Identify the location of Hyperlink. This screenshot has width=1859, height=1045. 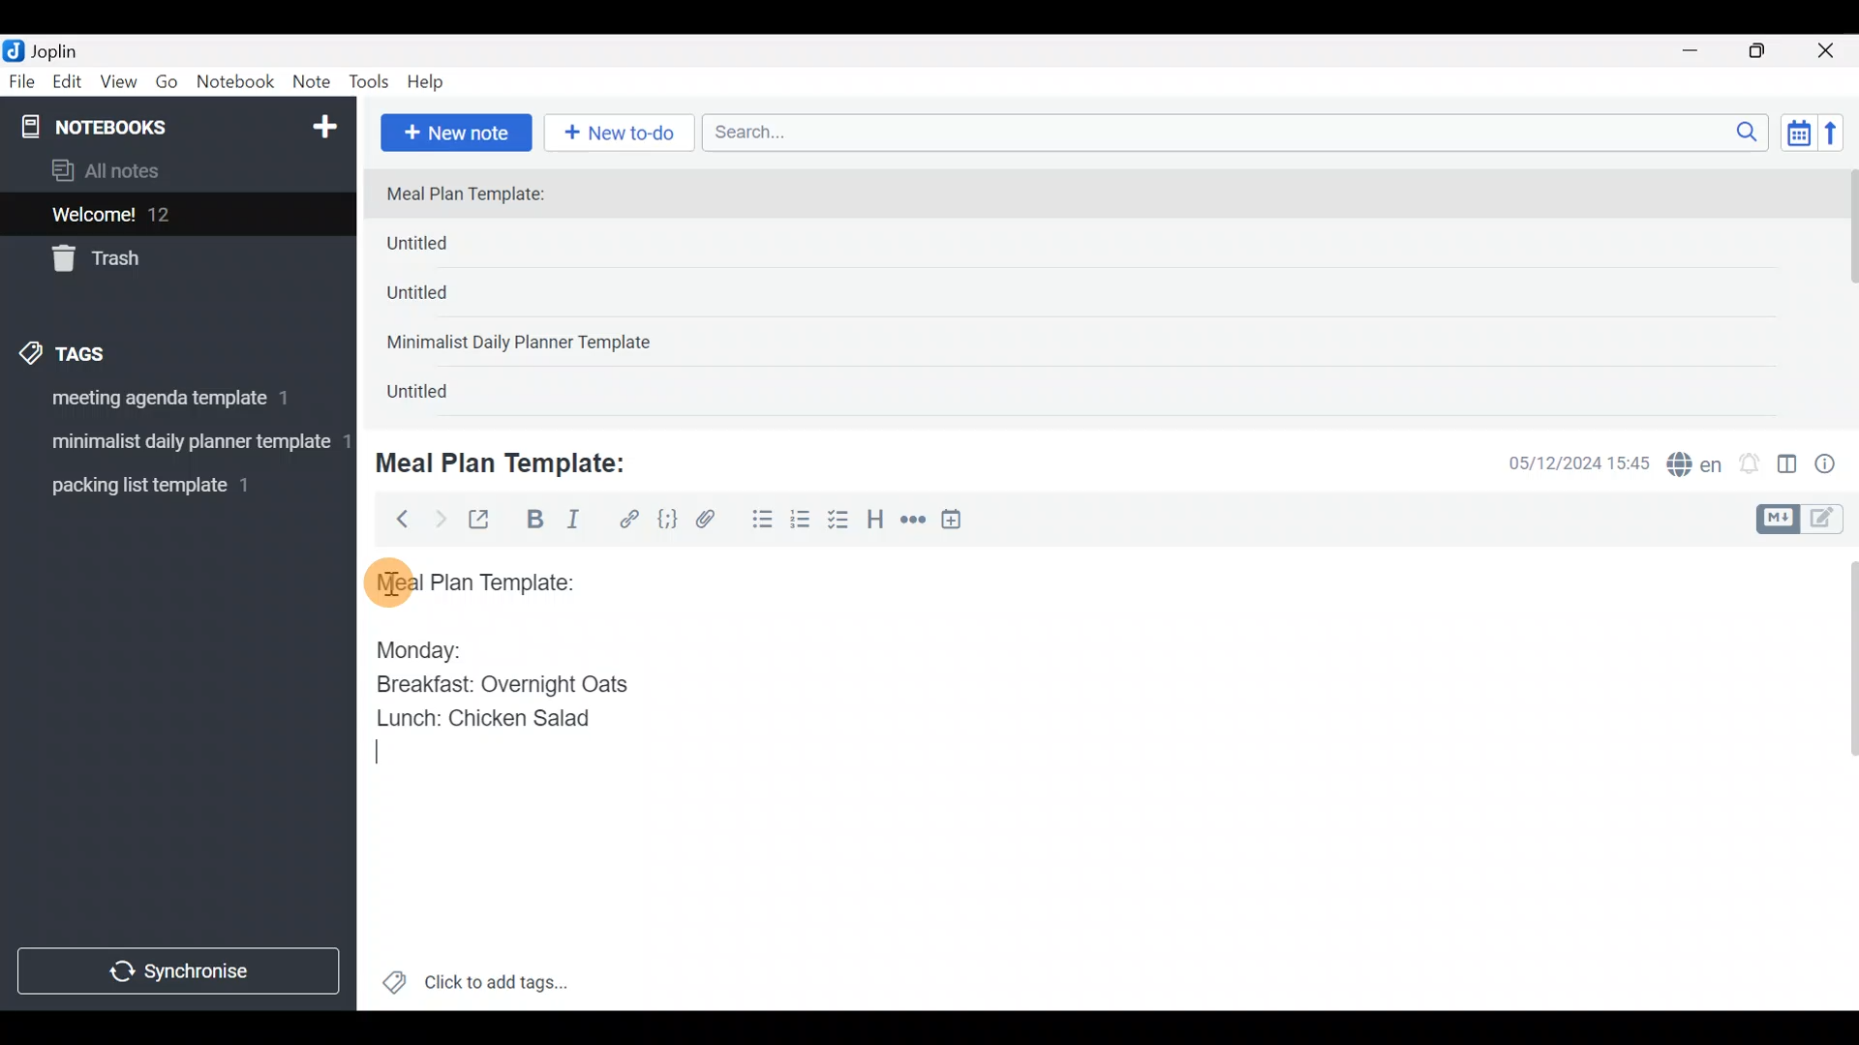
(629, 520).